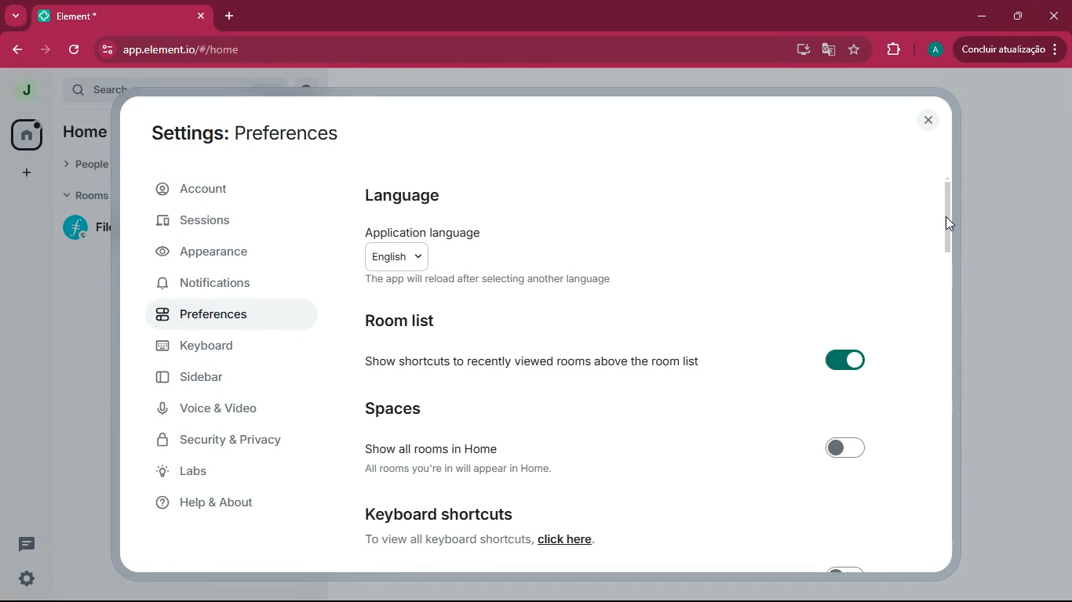 Image resolution: width=1072 pixels, height=602 pixels. Describe the element at coordinates (25, 580) in the screenshot. I see `quick settings` at that location.